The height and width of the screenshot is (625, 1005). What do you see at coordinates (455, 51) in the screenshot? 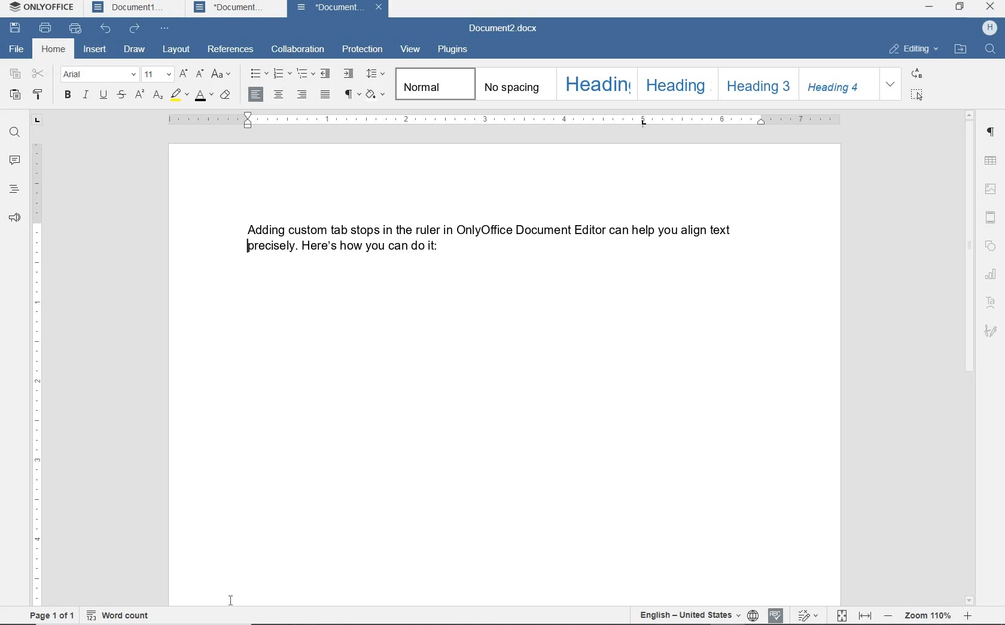
I see `plugins` at bounding box center [455, 51].